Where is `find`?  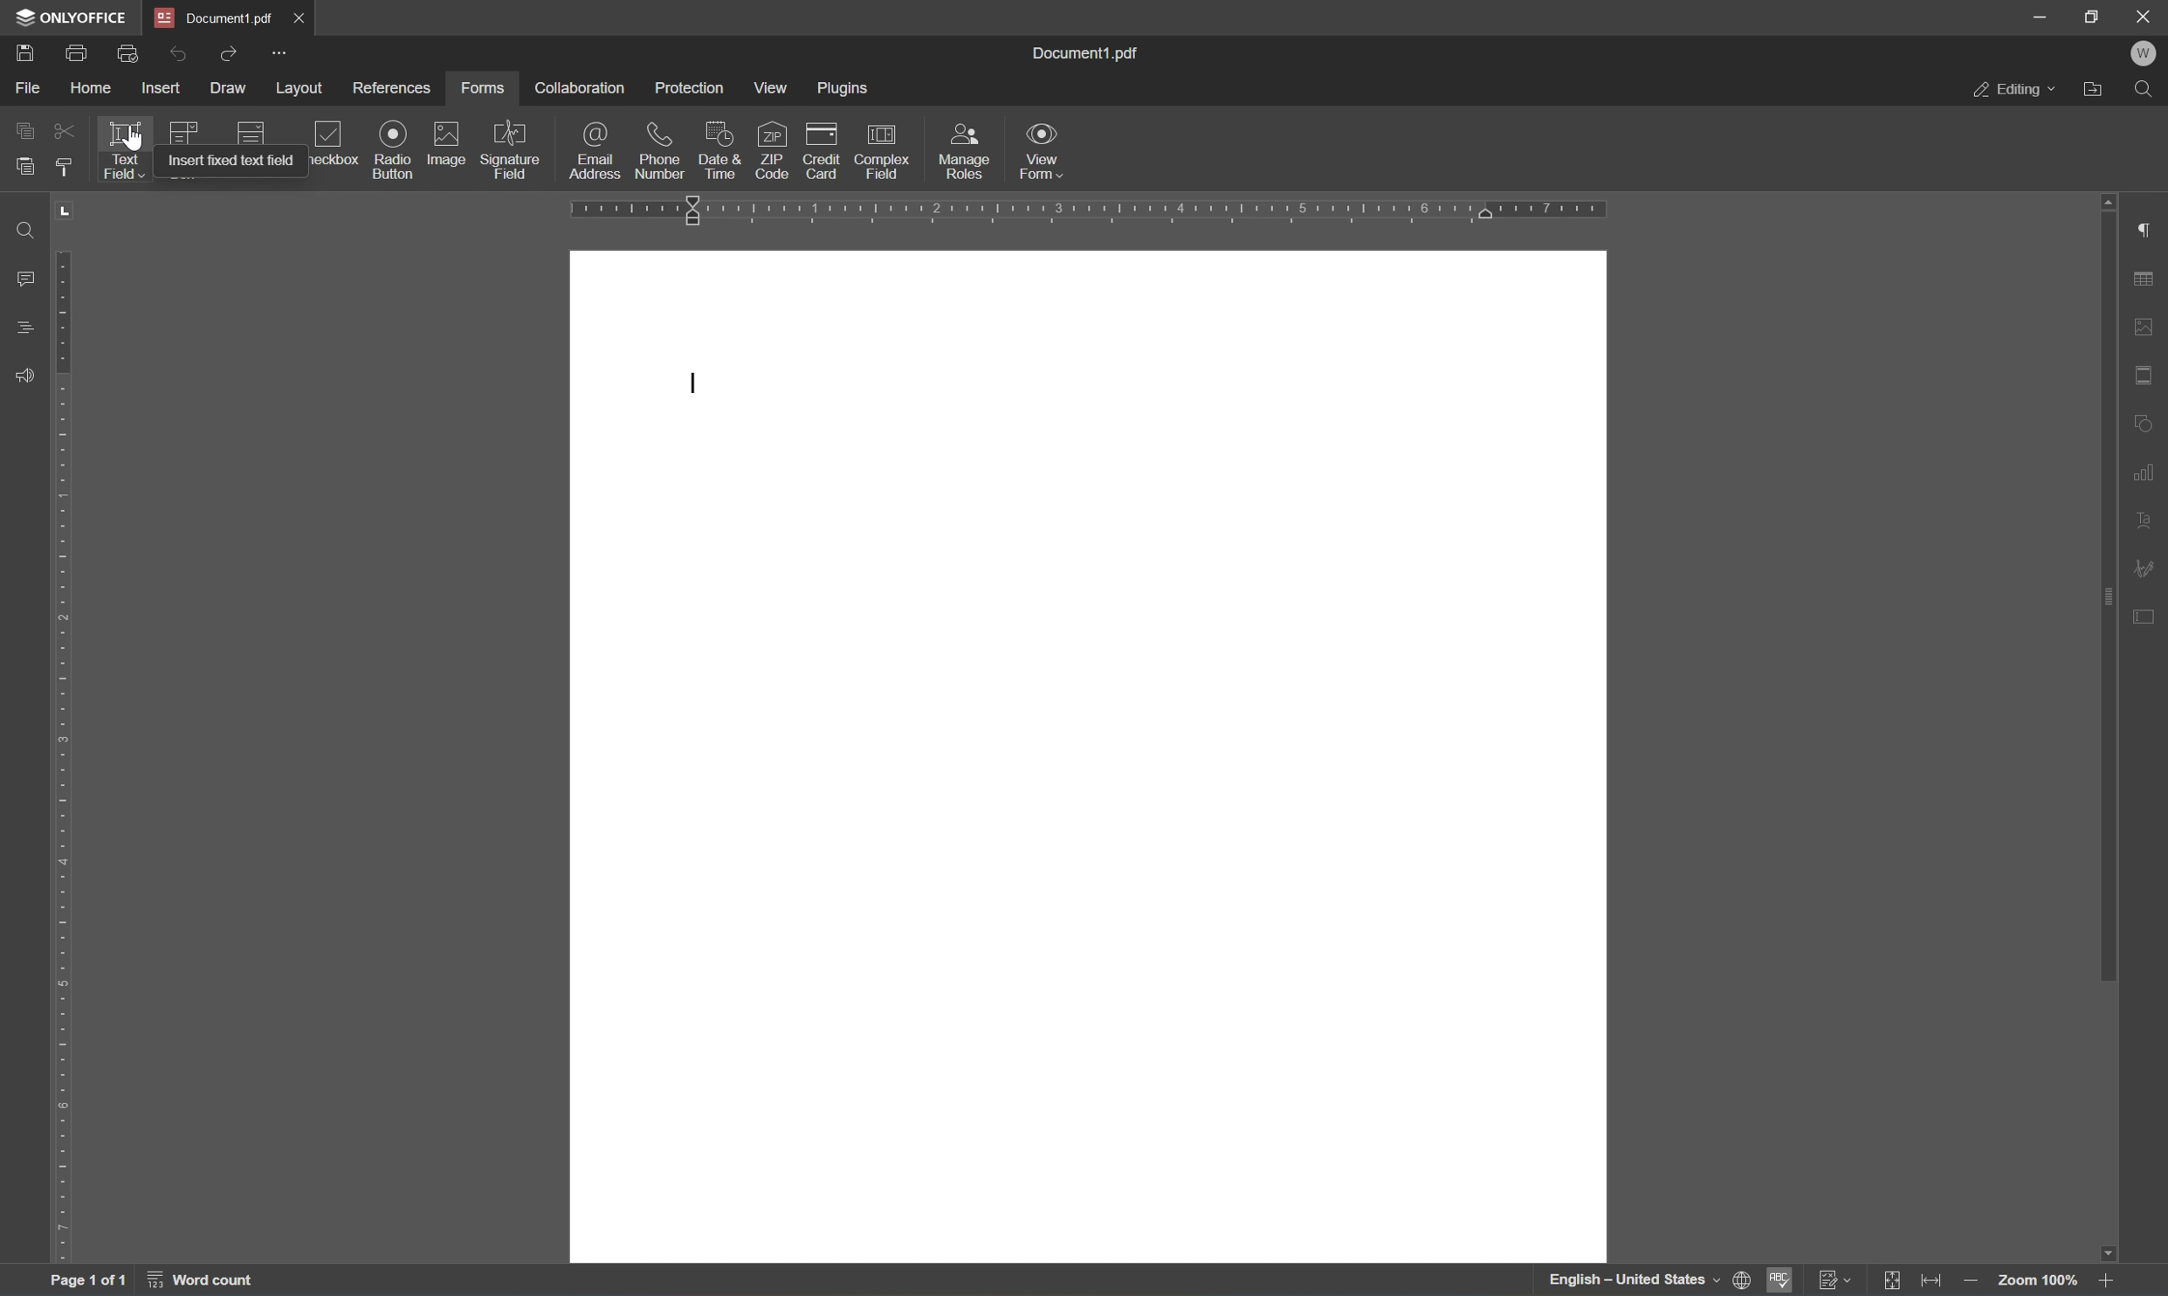
find is located at coordinates (31, 229).